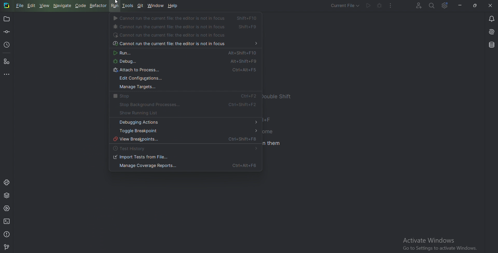 This screenshot has width=498, height=253. Describe the element at coordinates (7, 32) in the screenshot. I see `Commit` at that location.